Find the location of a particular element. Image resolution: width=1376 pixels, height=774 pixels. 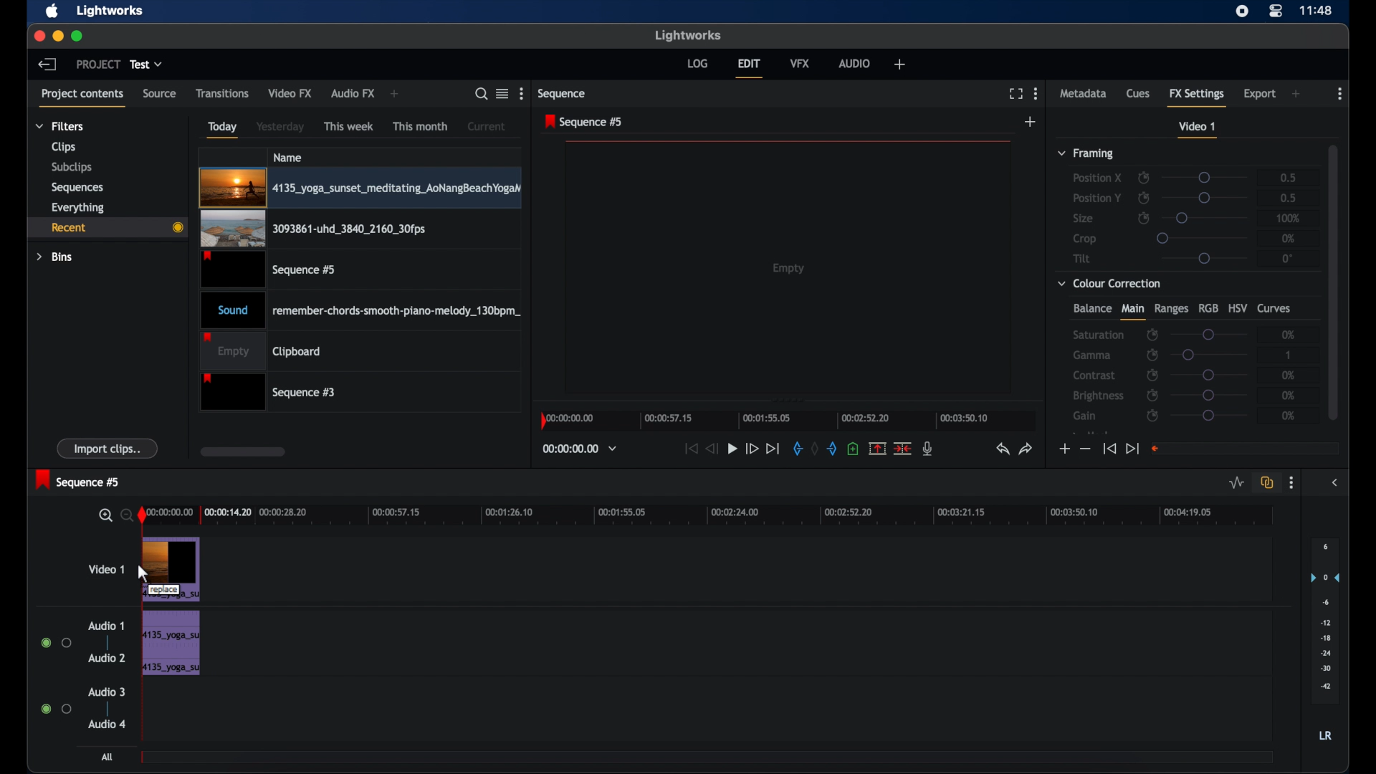

undo is located at coordinates (1003, 449).